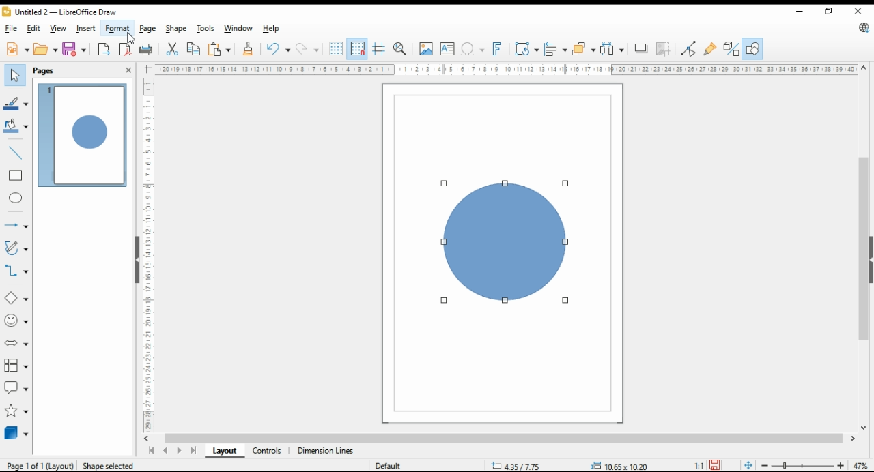 This screenshot has height=472, width=874. Describe the element at coordinates (16, 153) in the screenshot. I see `insert line` at that location.